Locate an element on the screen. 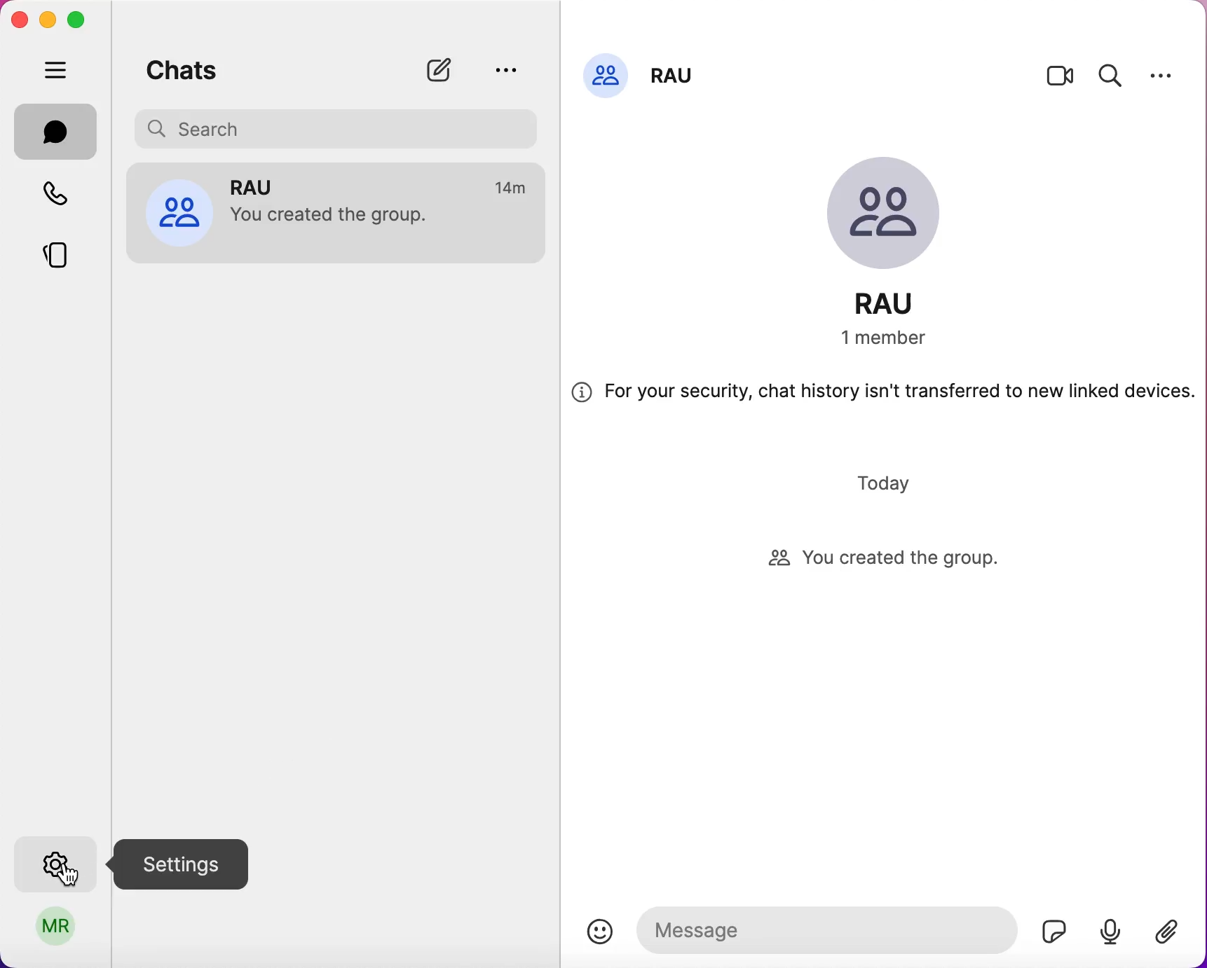 The image size is (1207, 968). search is located at coordinates (336, 128).